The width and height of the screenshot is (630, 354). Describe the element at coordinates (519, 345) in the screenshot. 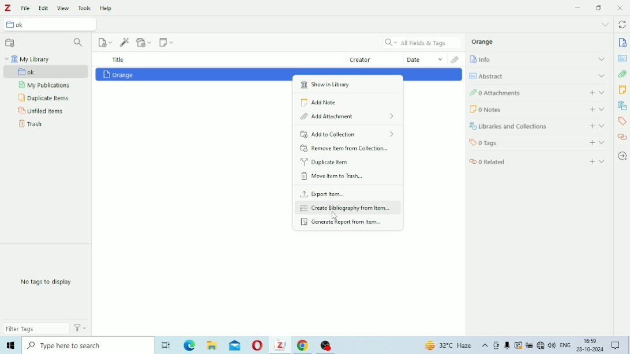

I see `Warning` at that location.